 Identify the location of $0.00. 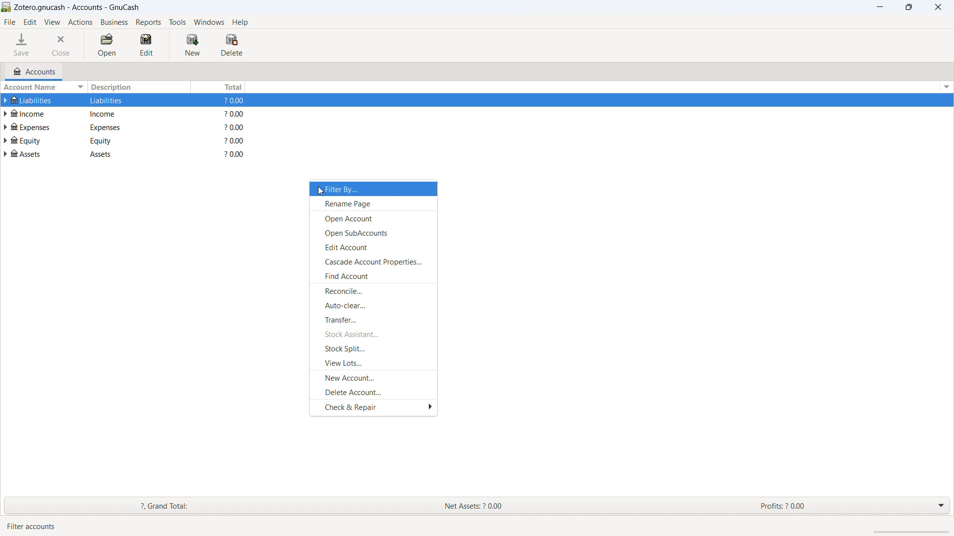
(237, 114).